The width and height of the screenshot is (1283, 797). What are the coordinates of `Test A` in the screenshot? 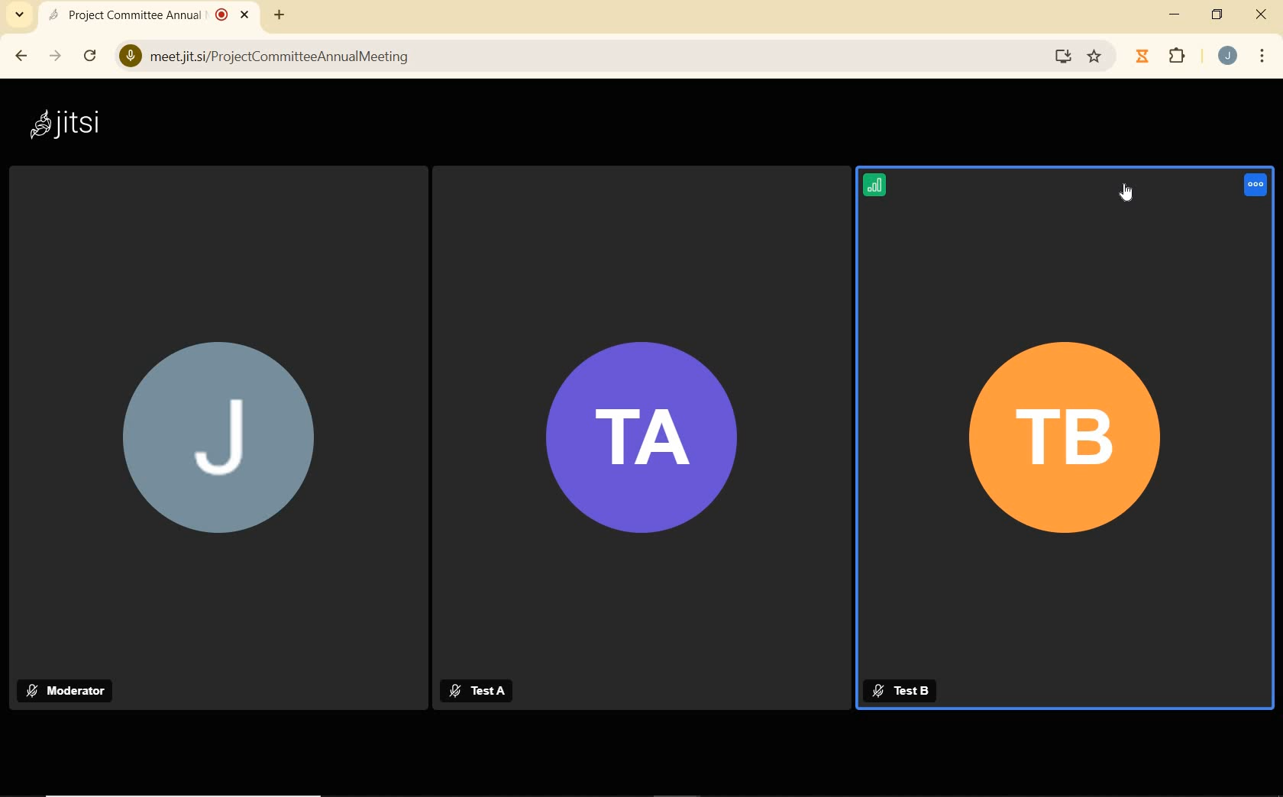 It's located at (476, 692).